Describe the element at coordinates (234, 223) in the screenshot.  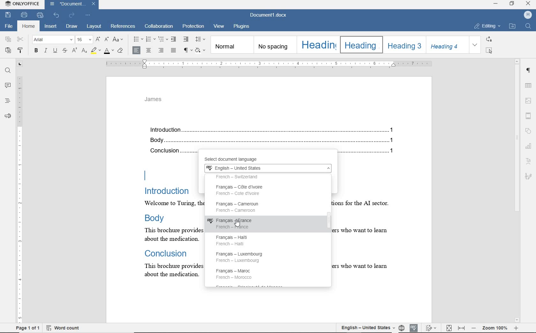
I see `François - France` at that location.